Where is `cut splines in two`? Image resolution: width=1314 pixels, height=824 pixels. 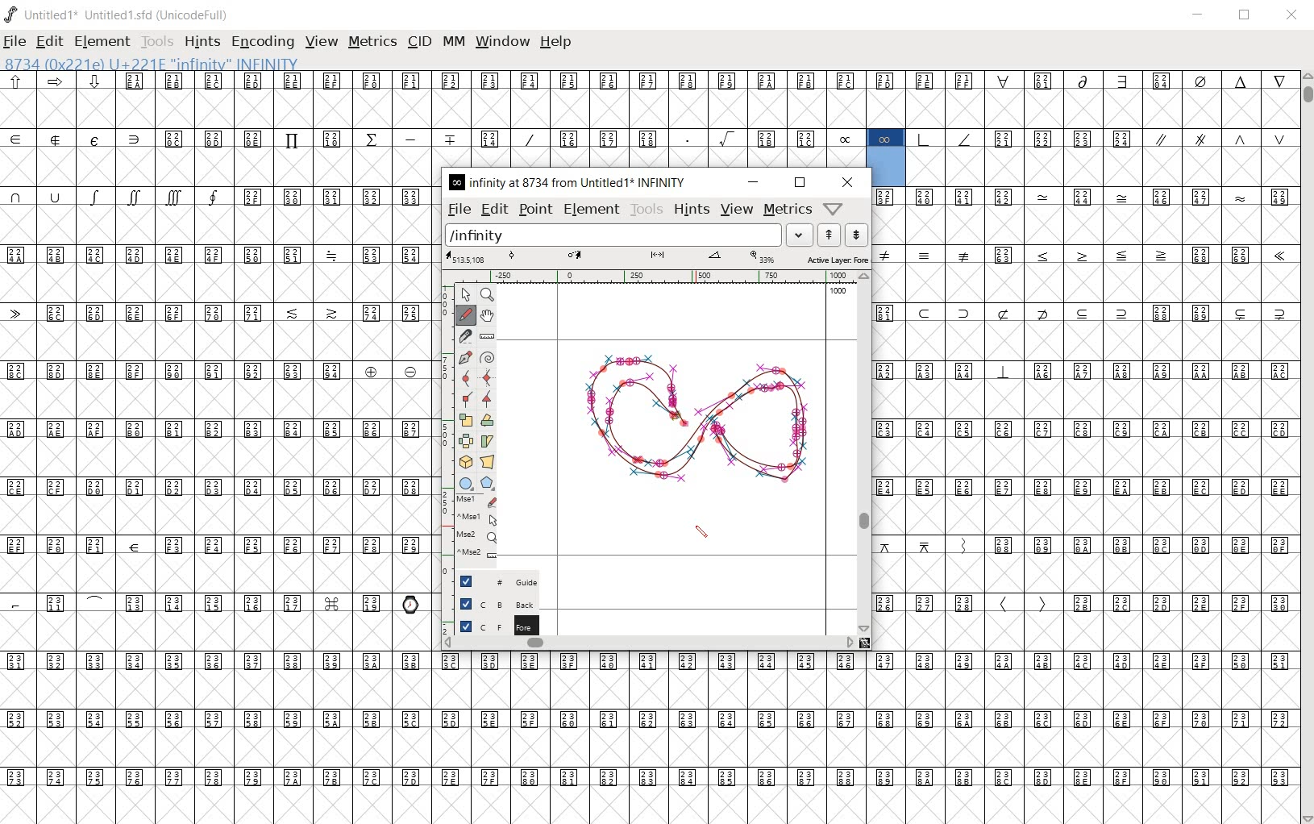 cut splines in two is located at coordinates (464, 334).